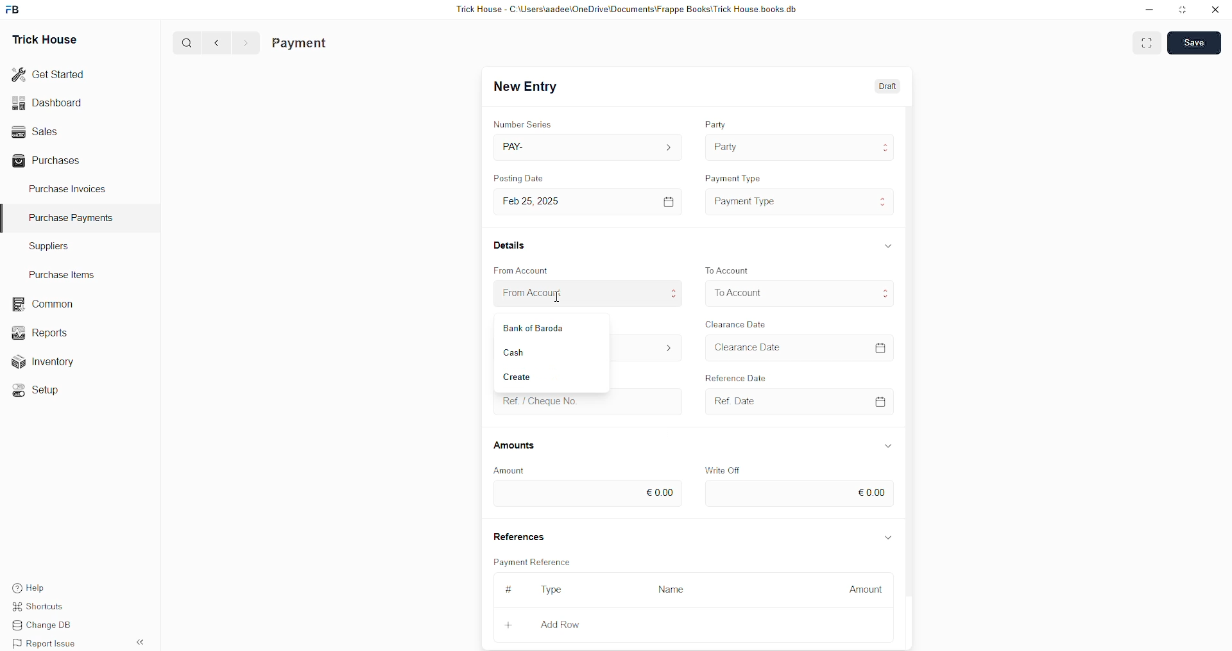 The height and width of the screenshot is (651, 1232). I want to click on cursor, so click(561, 299).